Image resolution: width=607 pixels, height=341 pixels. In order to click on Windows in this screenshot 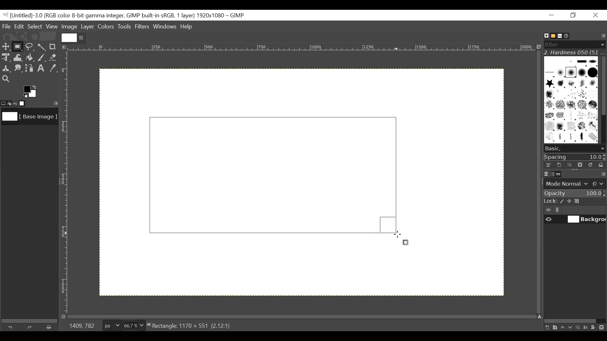, I will do `click(165, 27)`.